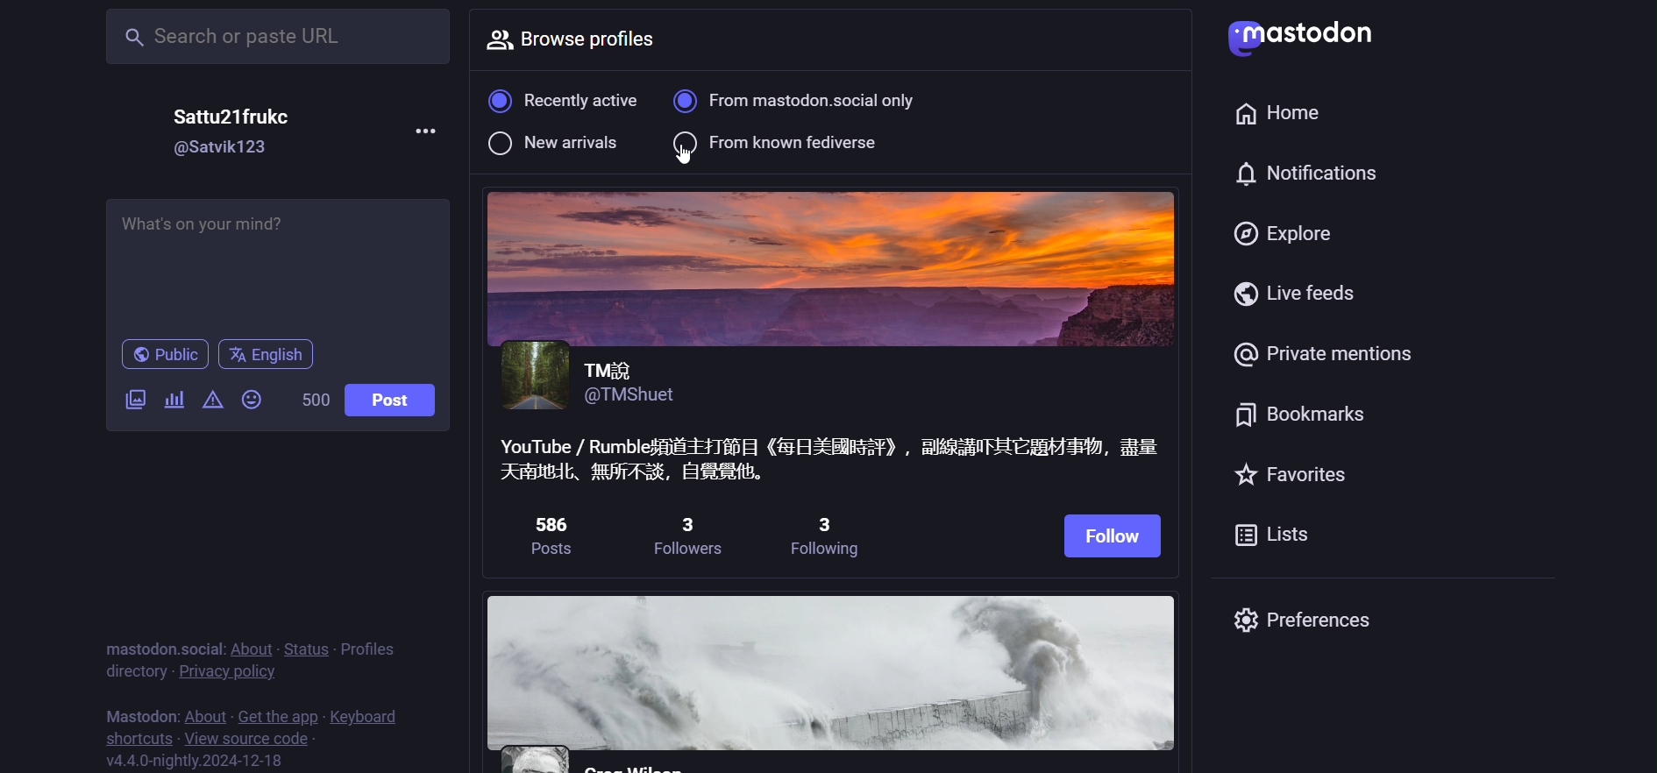 This screenshot has width=1657, height=773. What do you see at coordinates (304, 645) in the screenshot?
I see `status` at bounding box center [304, 645].